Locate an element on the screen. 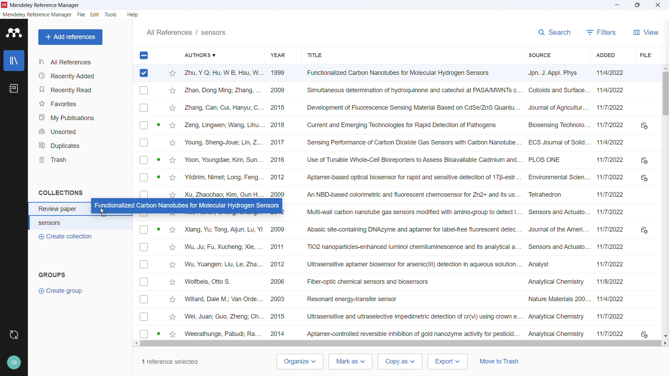 Image resolution: width=669 pixels, height=376 pixels. PDF available is located at coordinates (158, 333).